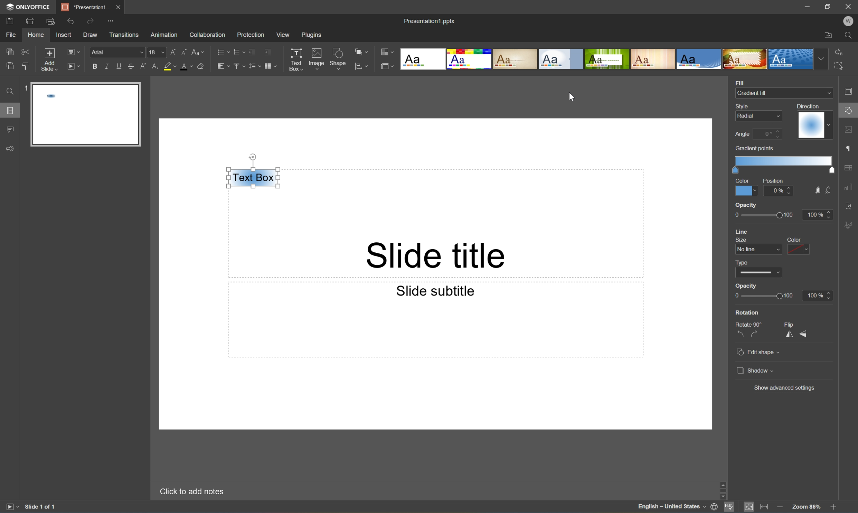 Image resolution: width=858 pixels, height=513 pixels. Describe the element at coordinates (268, 52) in the screenshot. I see `Increase indent` at that location.